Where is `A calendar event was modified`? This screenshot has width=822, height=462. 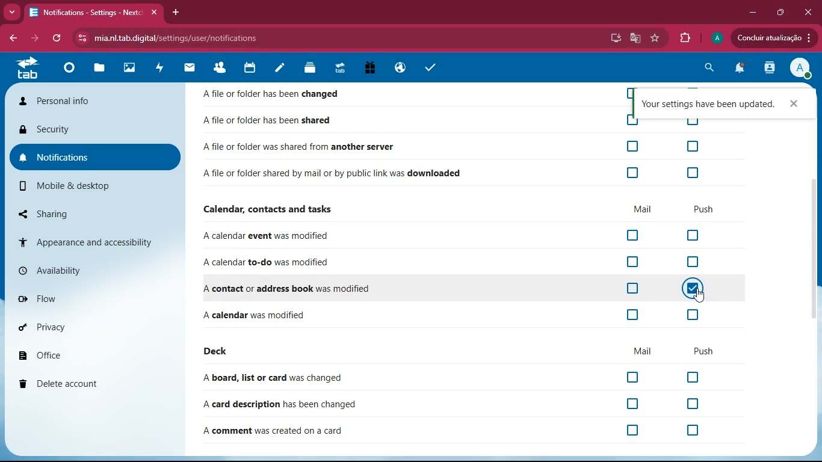 A calendar event was modified is located at coordinates (268, 238).